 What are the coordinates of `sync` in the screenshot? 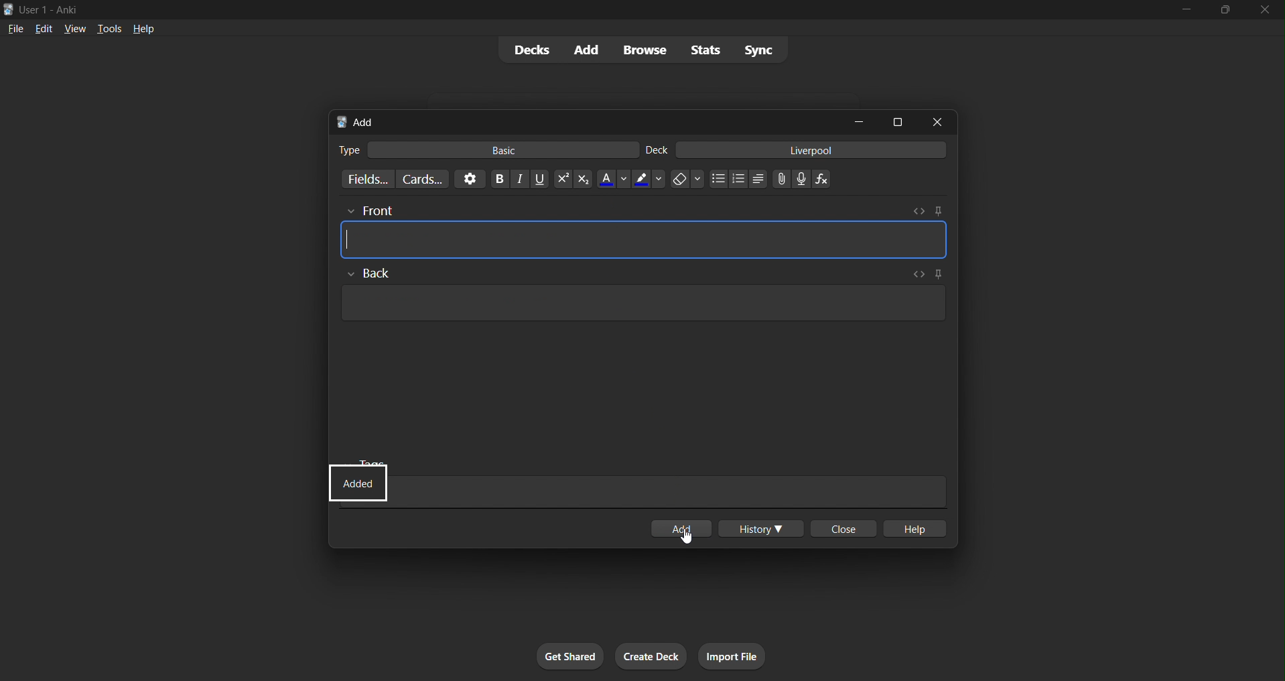 It's located at (754, 50).